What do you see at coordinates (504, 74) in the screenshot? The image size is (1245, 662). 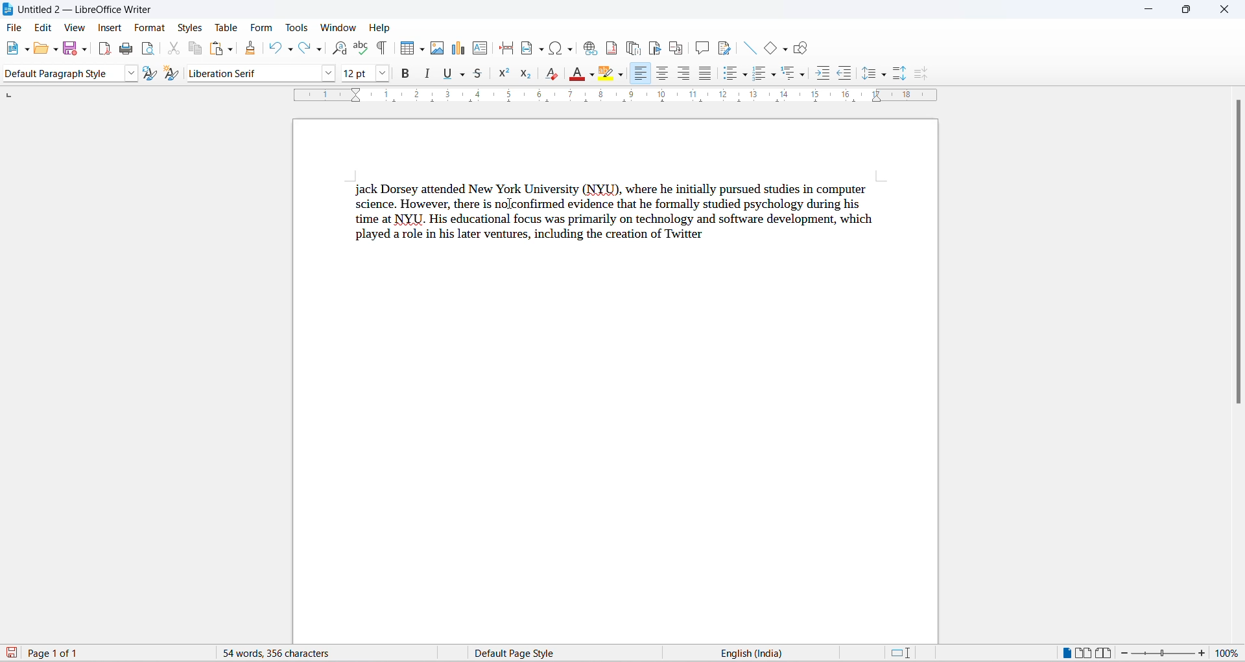 I see `superscript` at bounding box center [504, 74].